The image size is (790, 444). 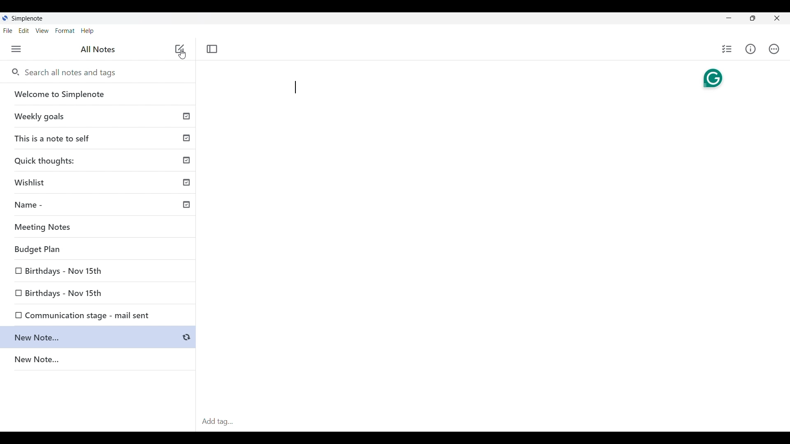 I want to click on Actions, so click(x=774, y=49).